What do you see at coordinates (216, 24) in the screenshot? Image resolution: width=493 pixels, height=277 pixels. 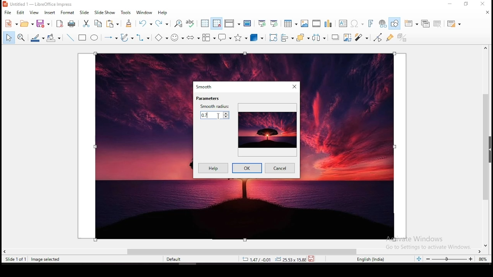 I see `snap to grid` at bounding box center [216, 24].